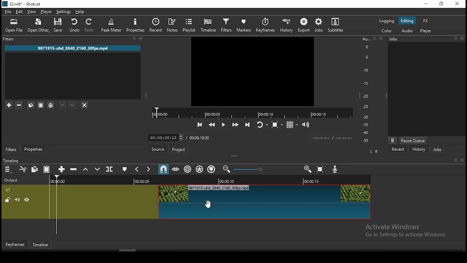  Describe the element at coordinates (23, 4) in the screenshot. I see `icon and file name` at that location.